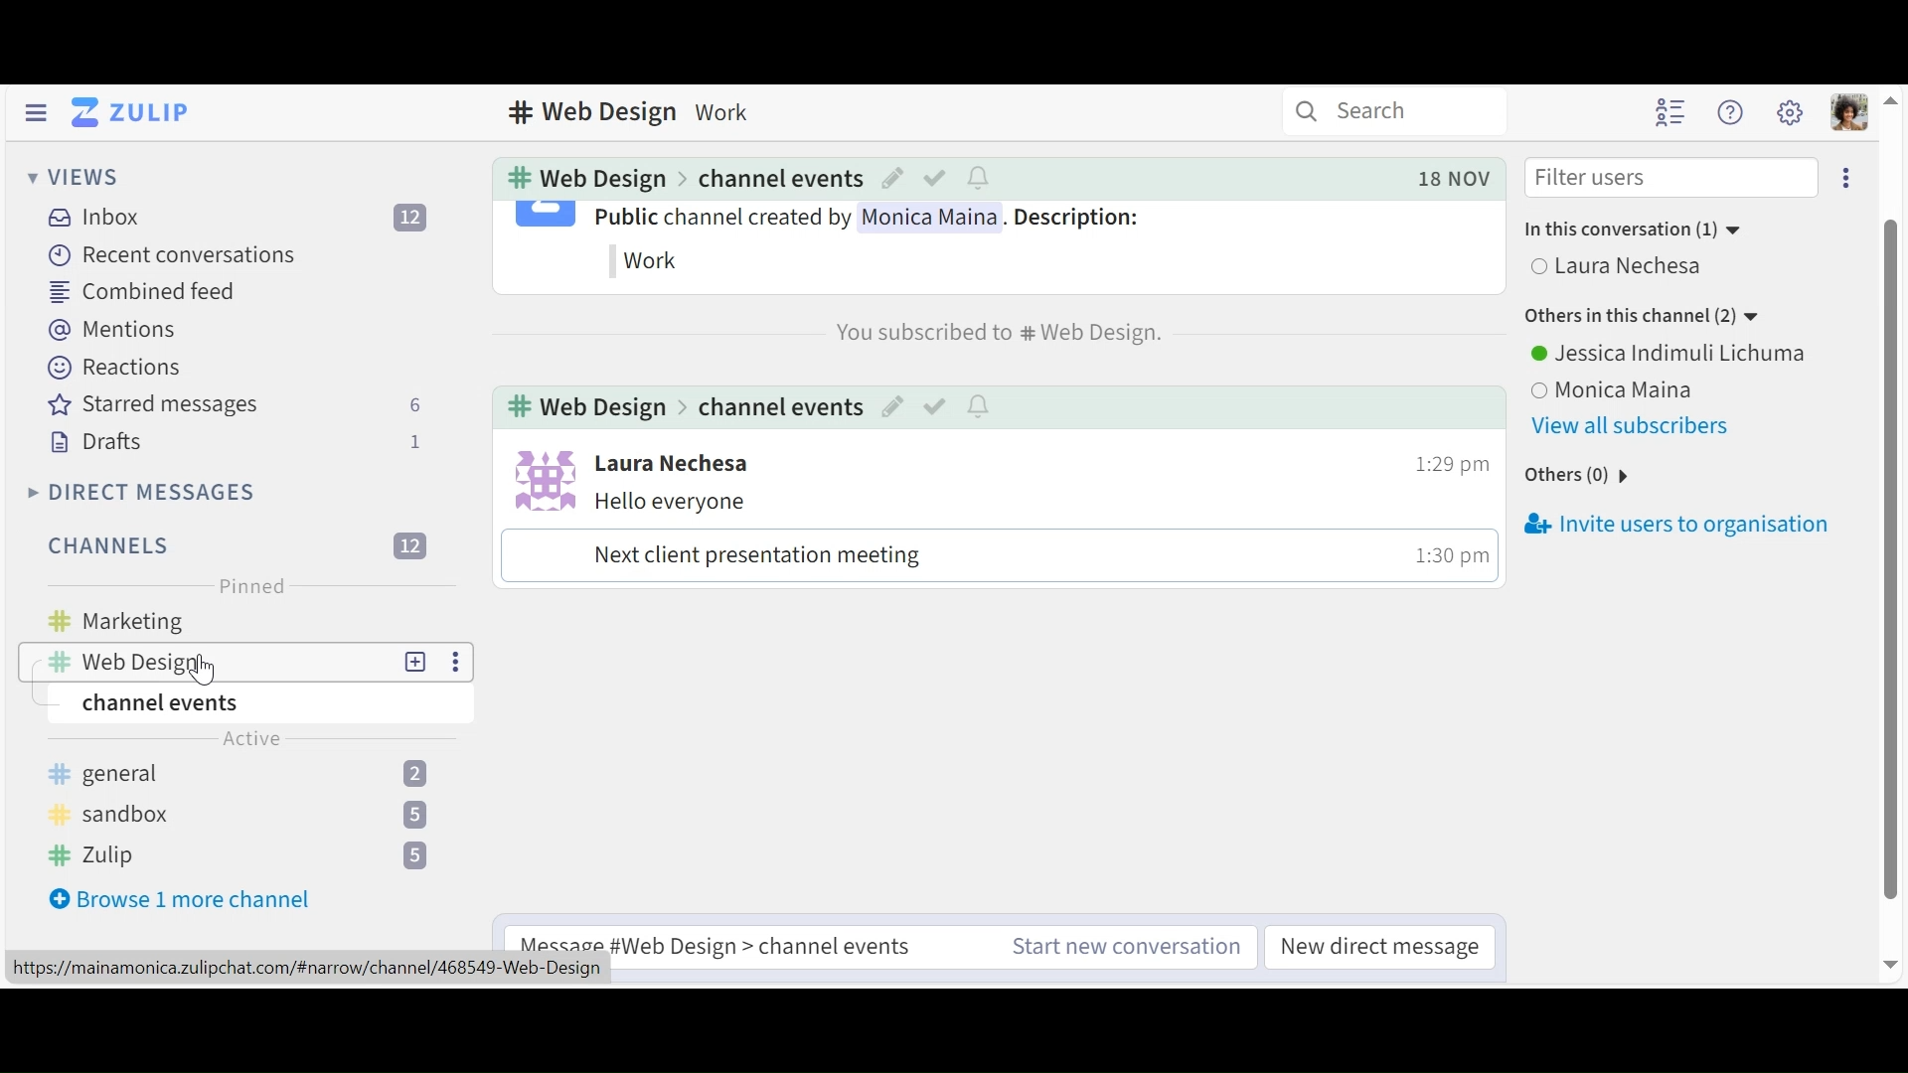  Describe the element at coordinates (1385, 946) in the screenshot. I see `New direct messages` at that location.